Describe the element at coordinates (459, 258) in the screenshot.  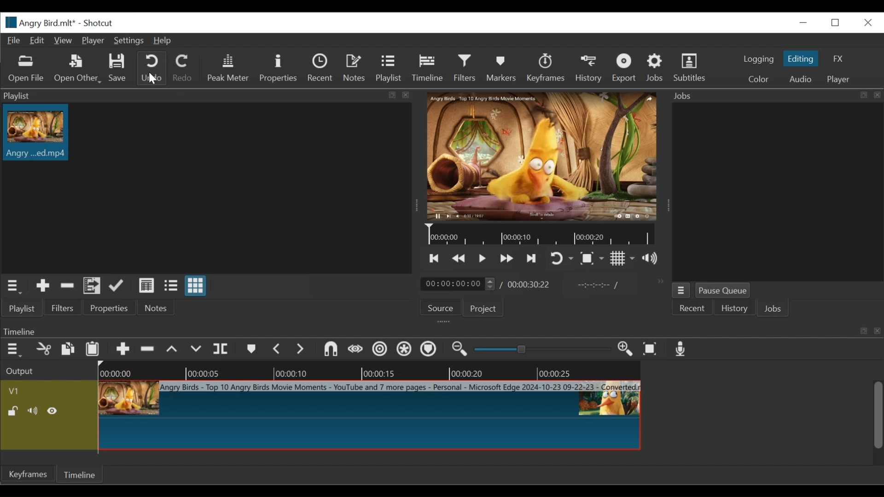
I see `Play quickly forward` at that location.